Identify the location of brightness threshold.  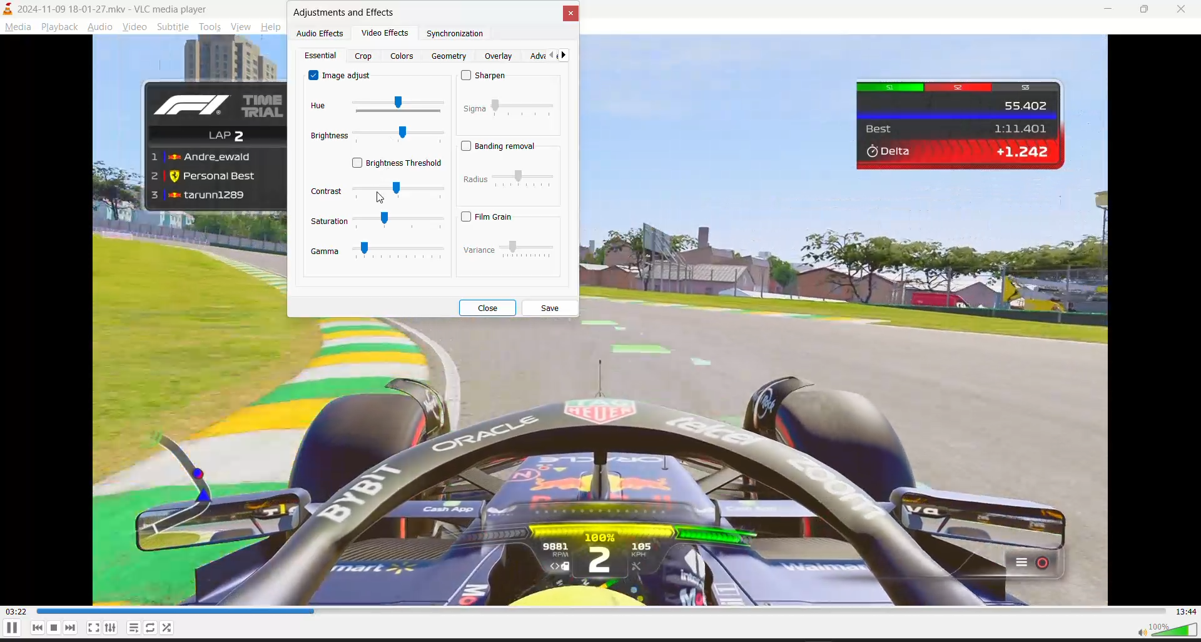
(397, 164).